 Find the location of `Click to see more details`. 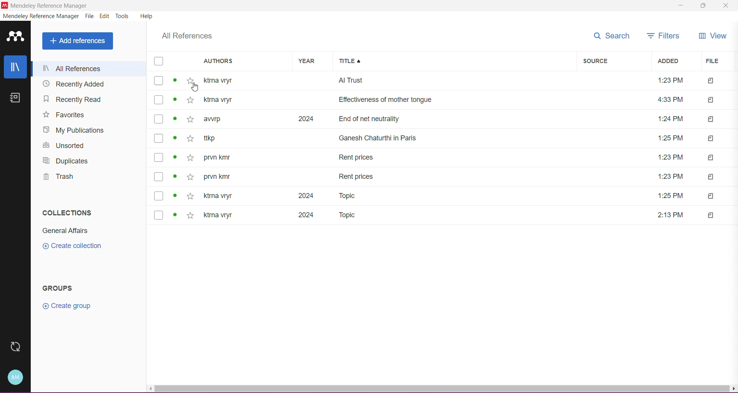

Click to see more details is located at coordinates (175, 215).